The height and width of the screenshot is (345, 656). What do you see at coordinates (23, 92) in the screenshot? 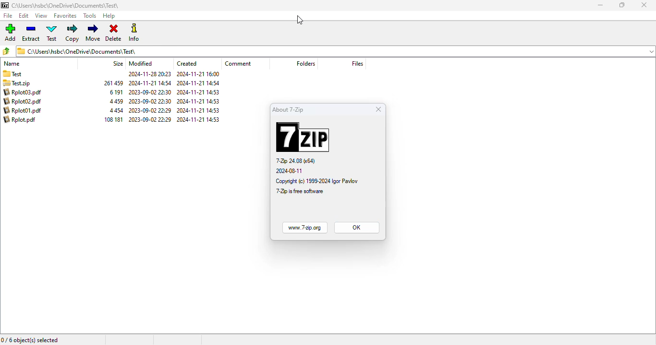
I see `Rplot03.pdf ` at bounding box center [23, 92].